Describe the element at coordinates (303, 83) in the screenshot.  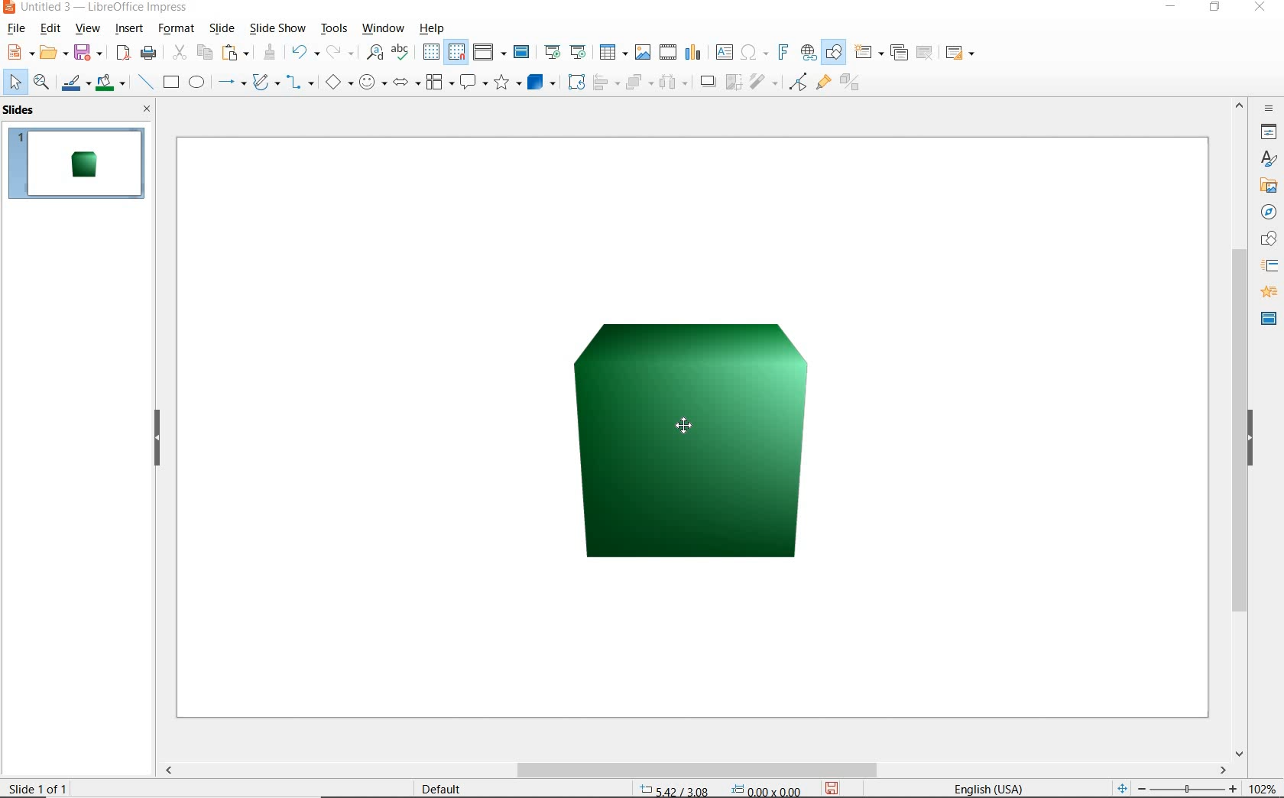
I see `connectors` at that location.